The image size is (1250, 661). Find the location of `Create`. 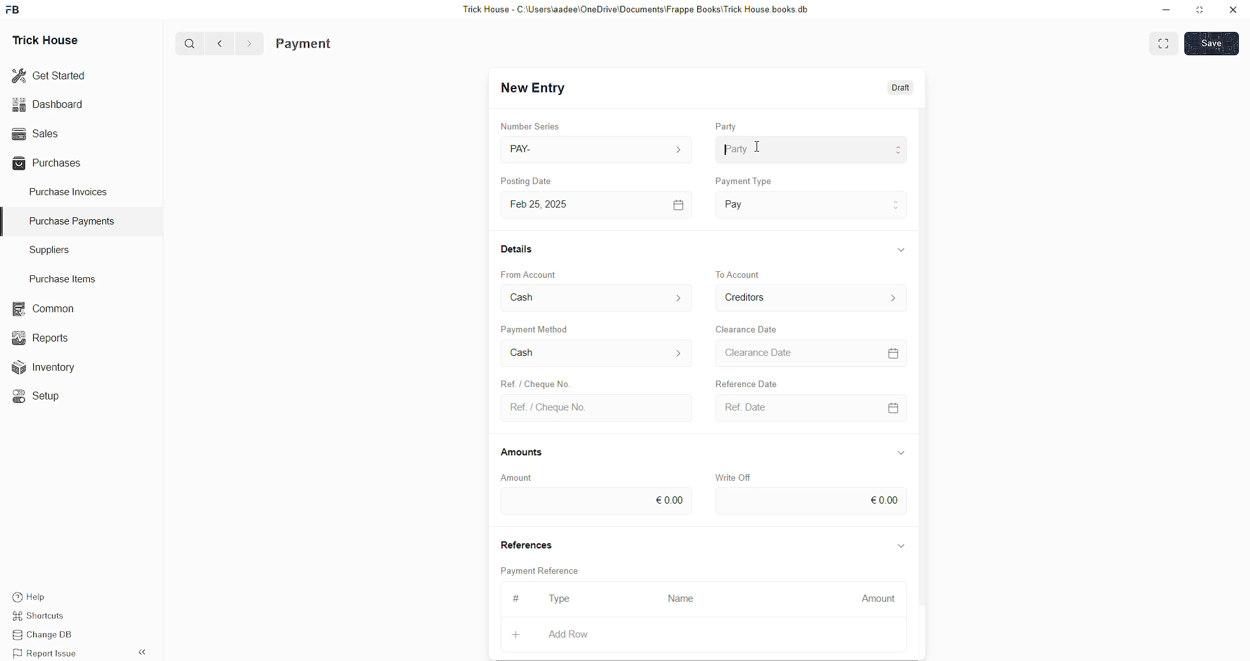

Create is located at coordinates (533, 381).